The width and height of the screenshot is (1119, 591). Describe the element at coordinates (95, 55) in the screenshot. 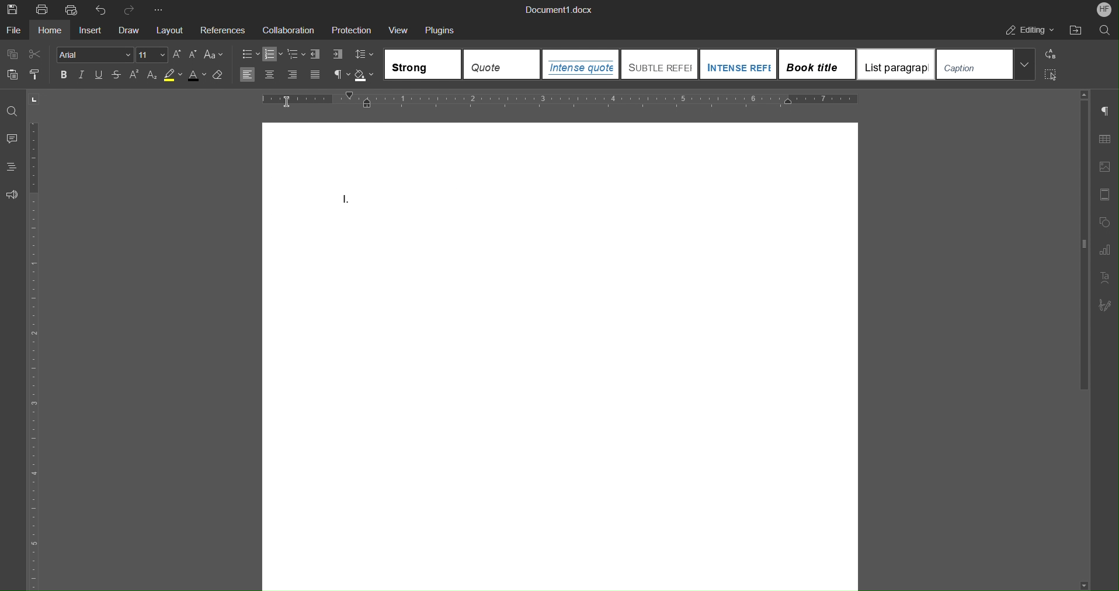

I see `Font` at that location.